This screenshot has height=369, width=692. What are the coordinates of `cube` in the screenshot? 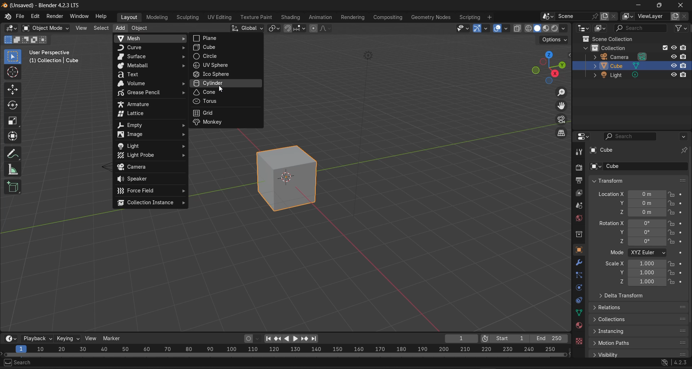 It's located at (603, 150).